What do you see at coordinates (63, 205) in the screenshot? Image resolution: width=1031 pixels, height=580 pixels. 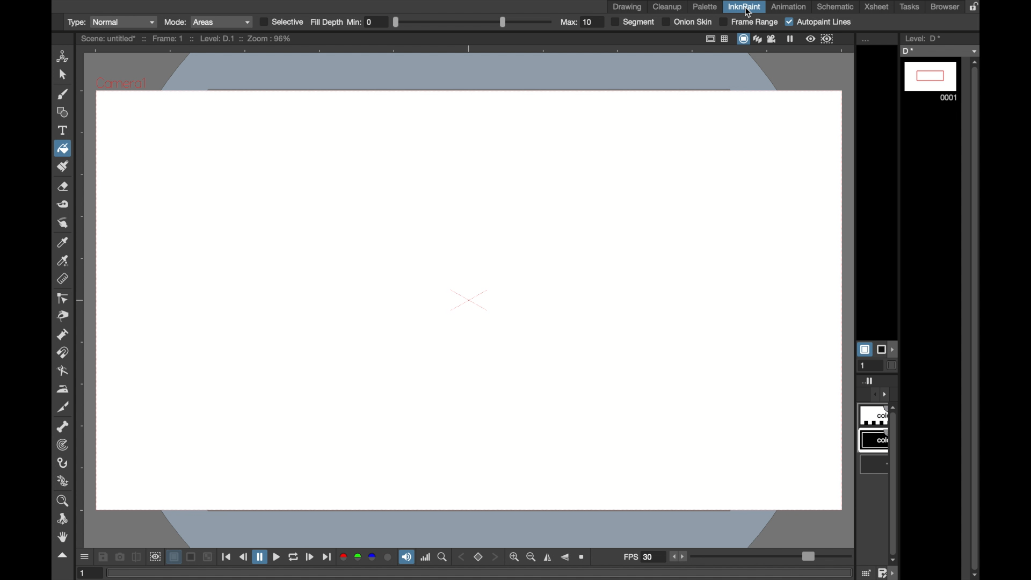 I see `tape tool` at bounding box center [63, 205].